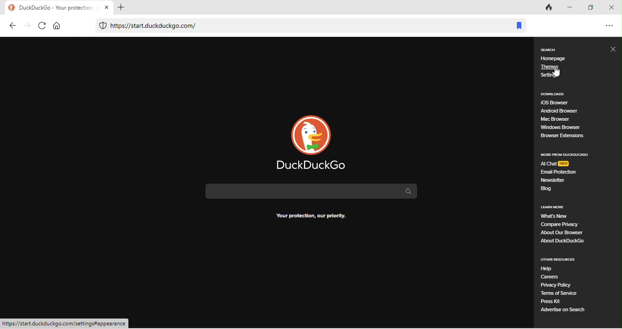  I want to click on ios browser, so click(555, 102).